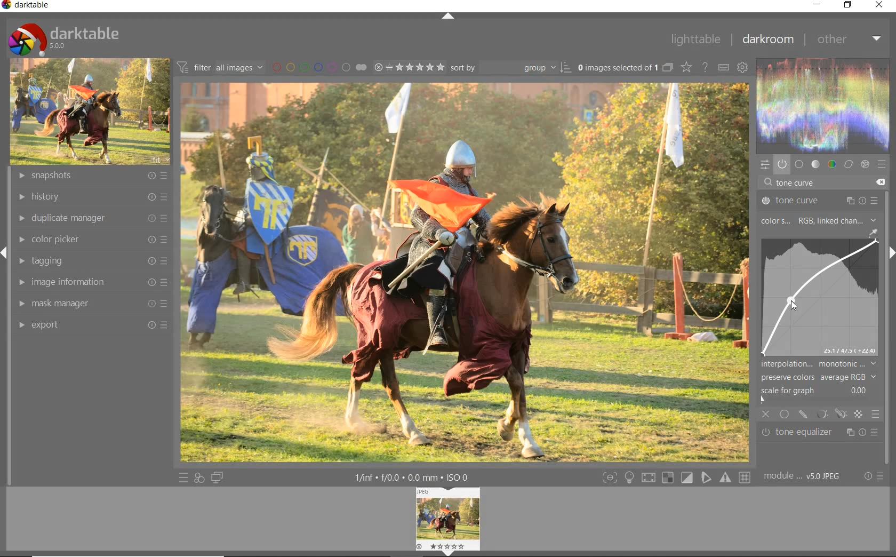 This screenshot has width=896, height=557. Describe the element at coordinates (785, 414) in the screenshot. I see `uniformly` at that location.